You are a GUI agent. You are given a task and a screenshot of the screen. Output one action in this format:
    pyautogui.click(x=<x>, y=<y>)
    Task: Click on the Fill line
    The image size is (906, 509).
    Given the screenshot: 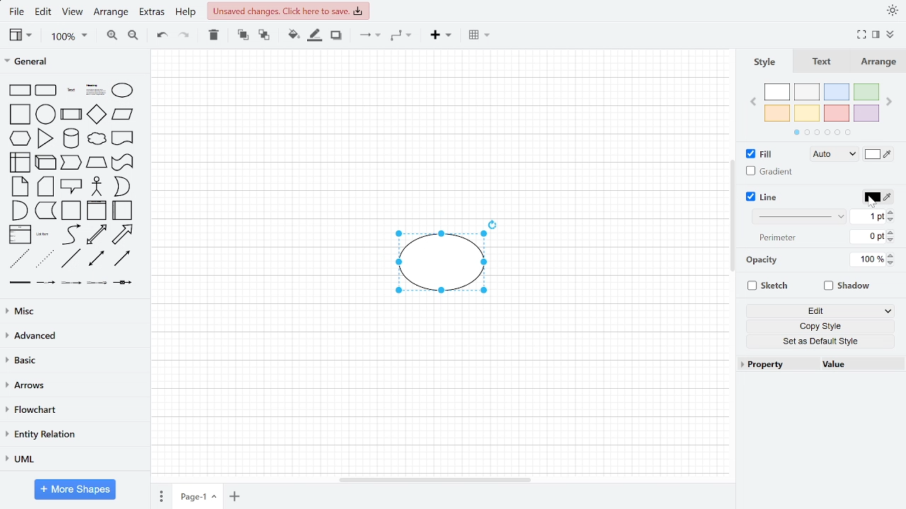 What is the action you would take?
    pyautogui.click(x=315, y=37)
    